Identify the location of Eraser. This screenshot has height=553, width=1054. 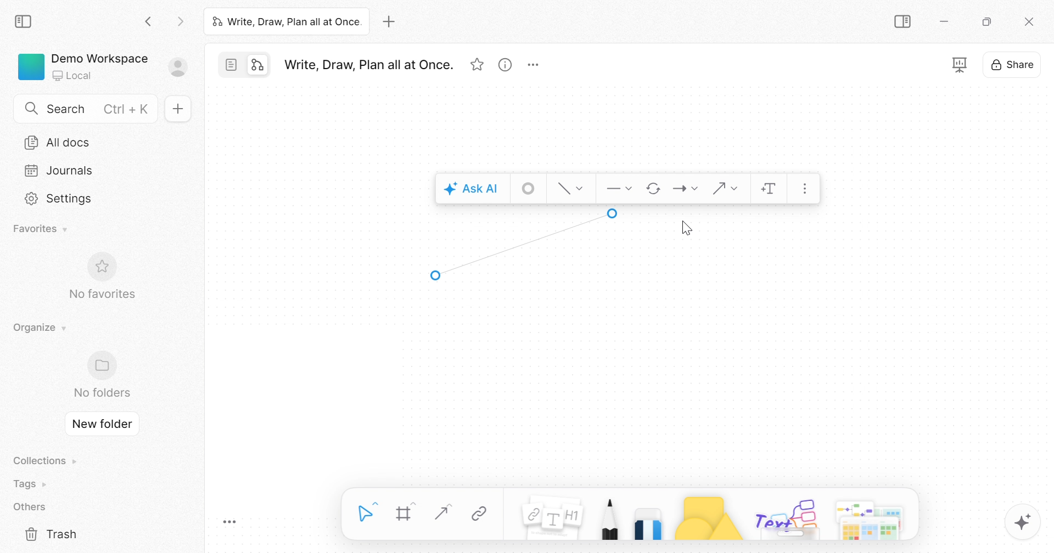
(649, 521).